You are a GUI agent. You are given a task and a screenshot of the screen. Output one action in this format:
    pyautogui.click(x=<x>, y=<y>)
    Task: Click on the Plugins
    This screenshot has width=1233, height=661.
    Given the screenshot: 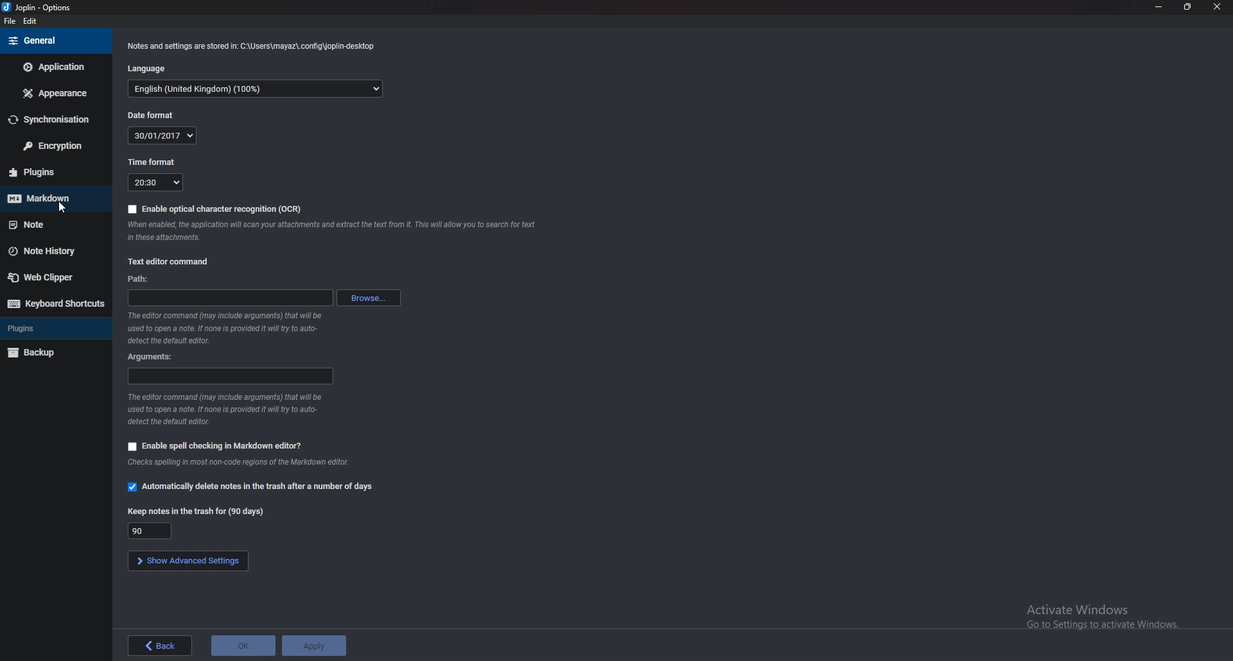 What is the action you would take?
    pyautogui.click(x=51, y=172)
    